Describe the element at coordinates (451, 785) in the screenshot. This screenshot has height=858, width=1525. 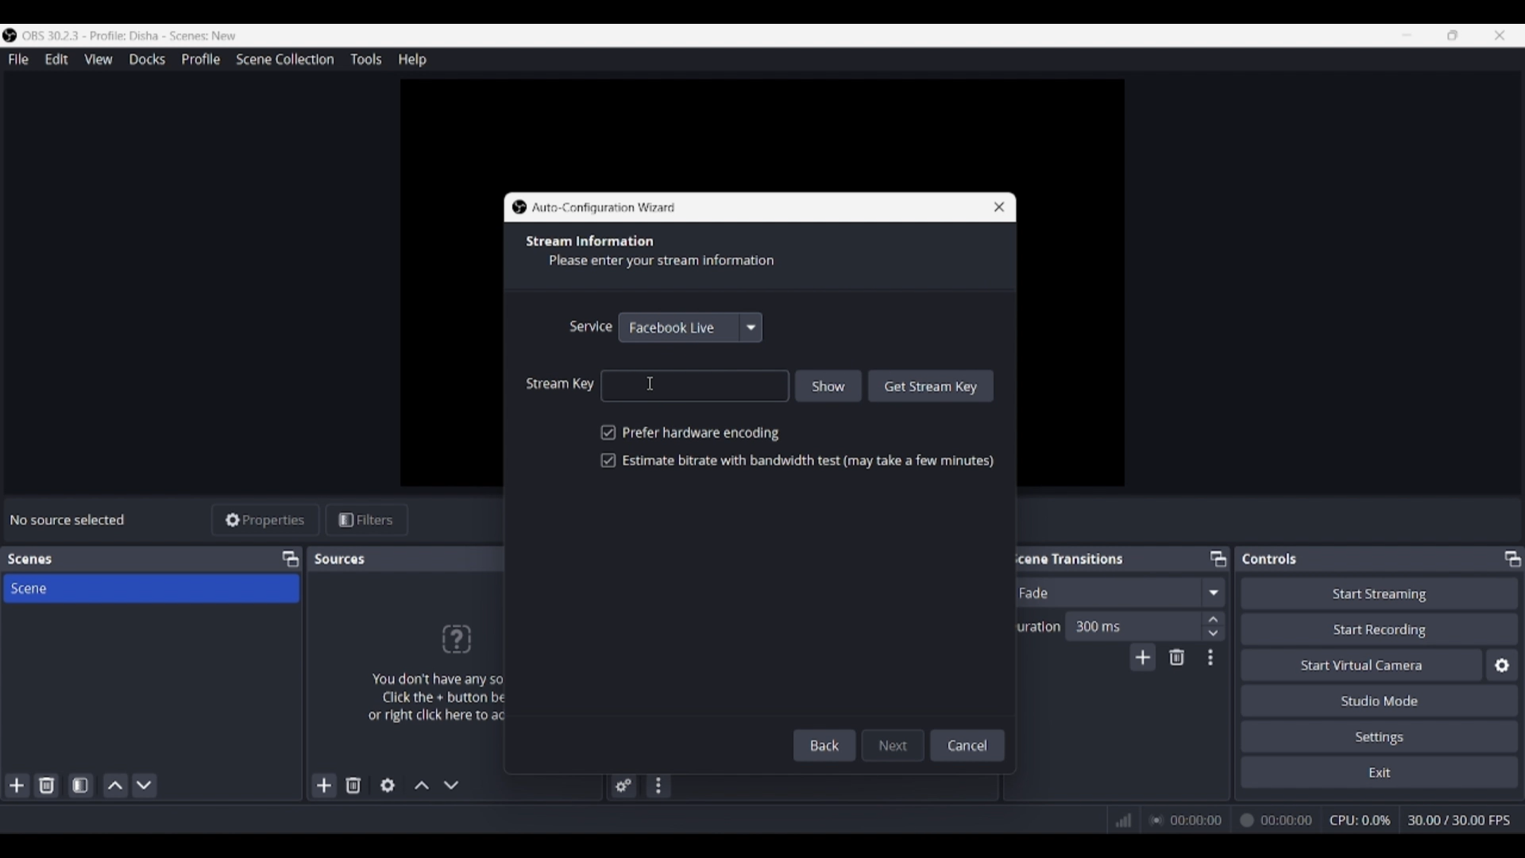
I see `Move source down` at that location.